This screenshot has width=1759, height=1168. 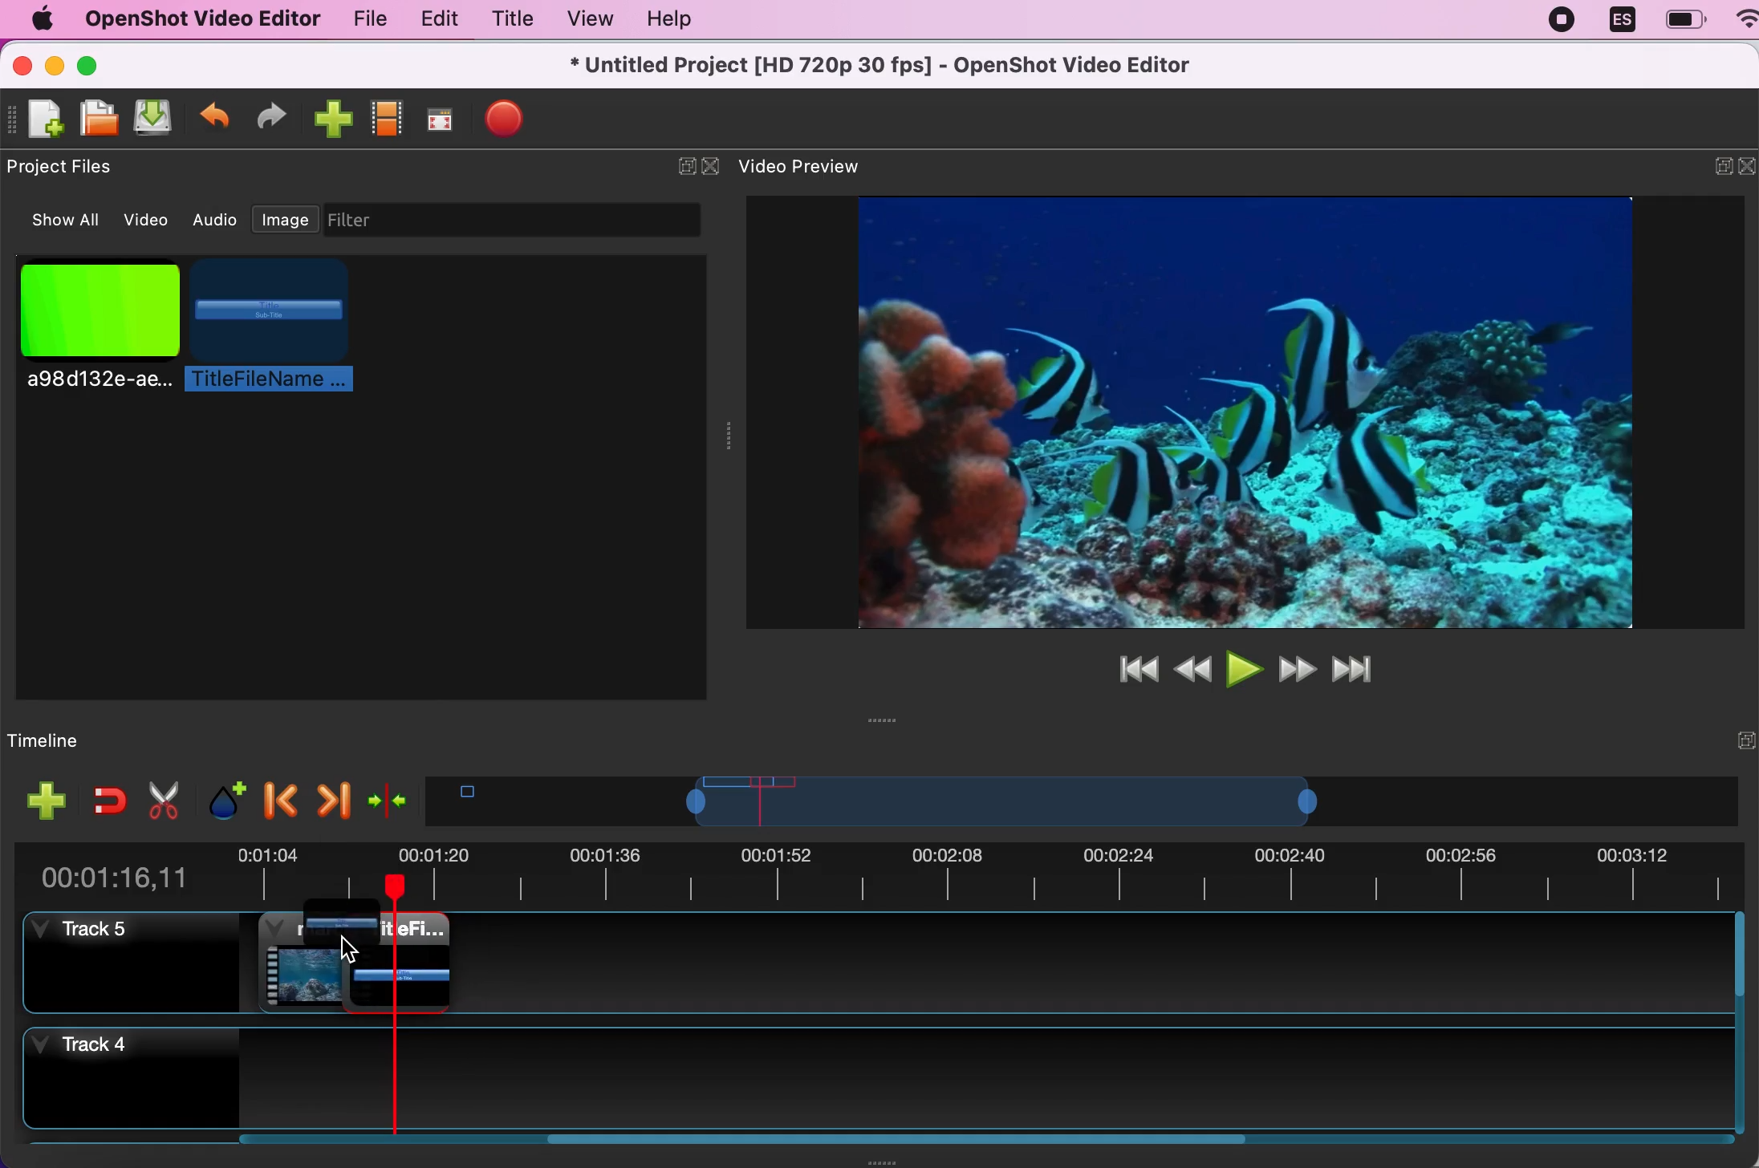 What do you see at coordinates (444, 116) in the screenshot?
I see `full screen` at bounding box center [444, 116].